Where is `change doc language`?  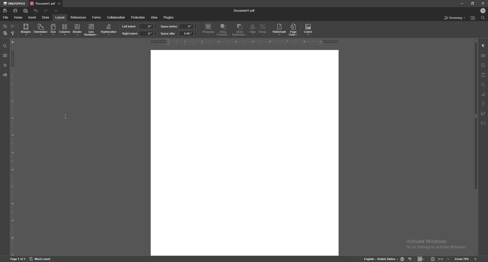 change doc language is located at coordinates (403, 259).